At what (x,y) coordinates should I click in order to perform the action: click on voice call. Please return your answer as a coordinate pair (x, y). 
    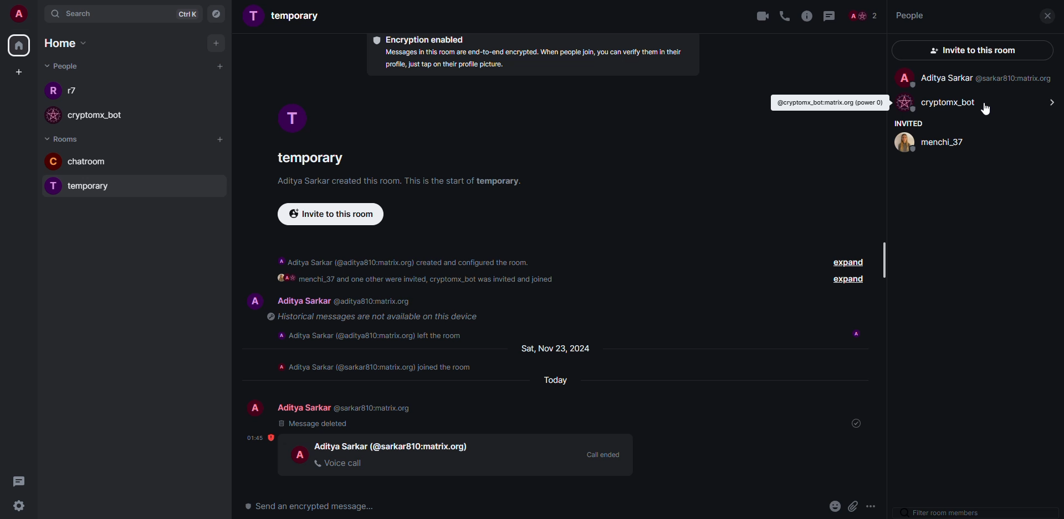
    Looking at the image, I should click on (786, 16).